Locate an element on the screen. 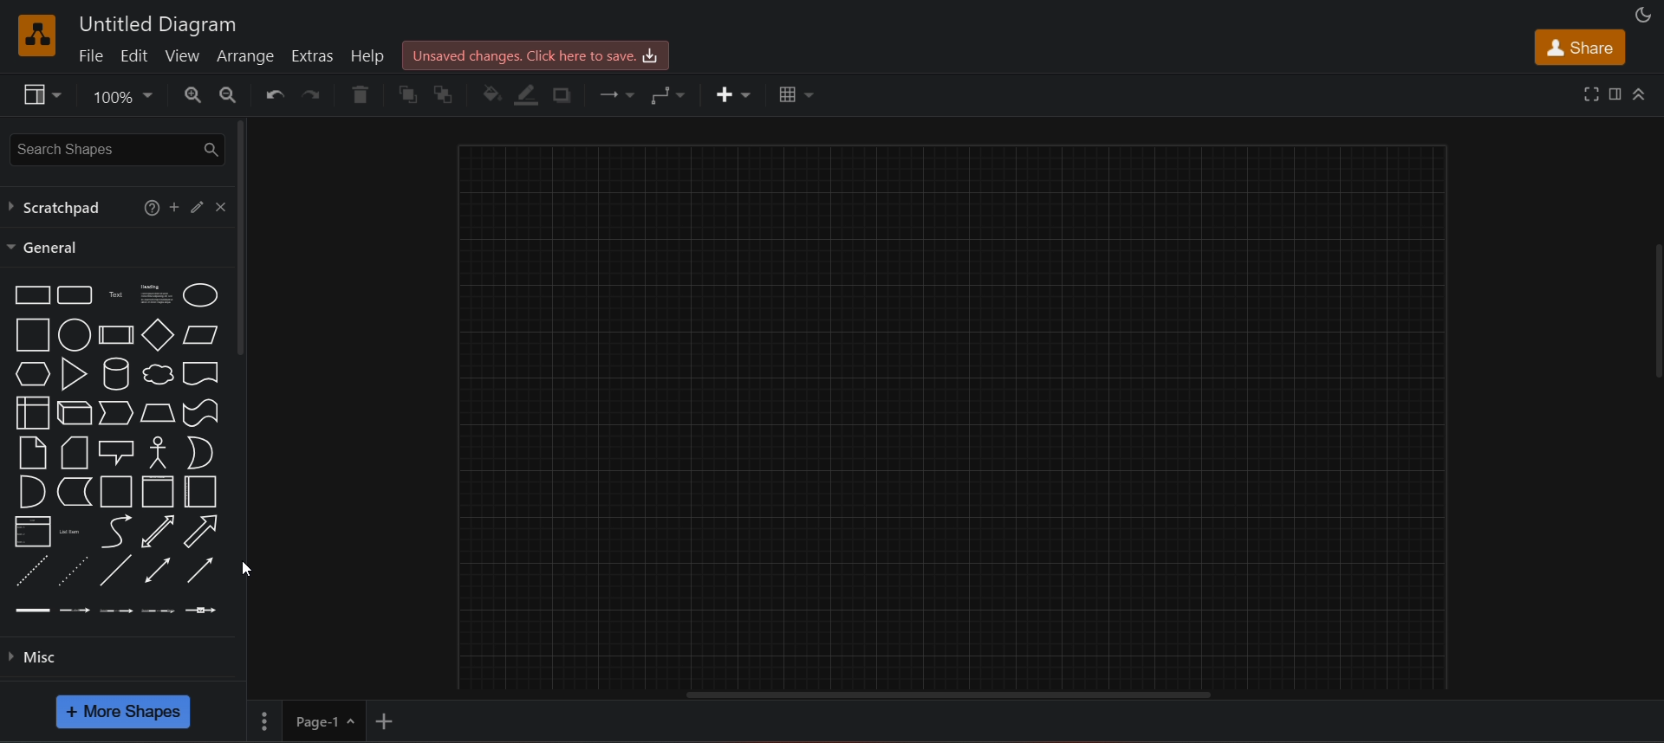 This screenshot has height=743, width=1664. zoom in is located at coordinates (191, 95).